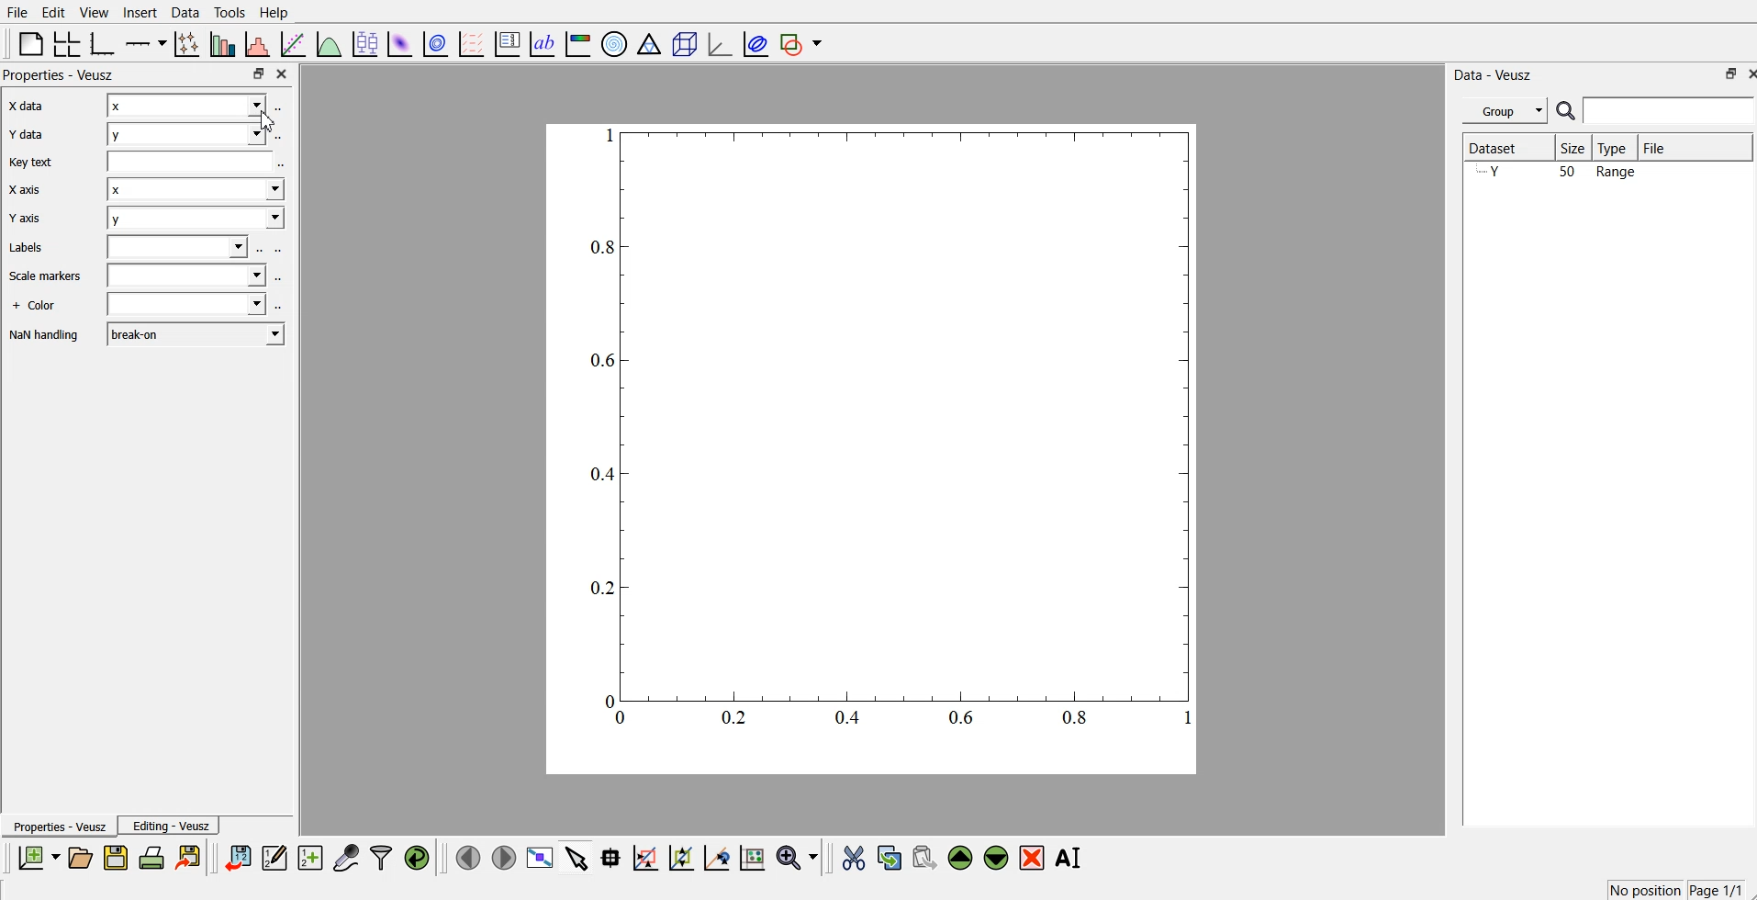 The image size is (1757, 900). I want to click on edit and enter datapoints, so click(275, 859).